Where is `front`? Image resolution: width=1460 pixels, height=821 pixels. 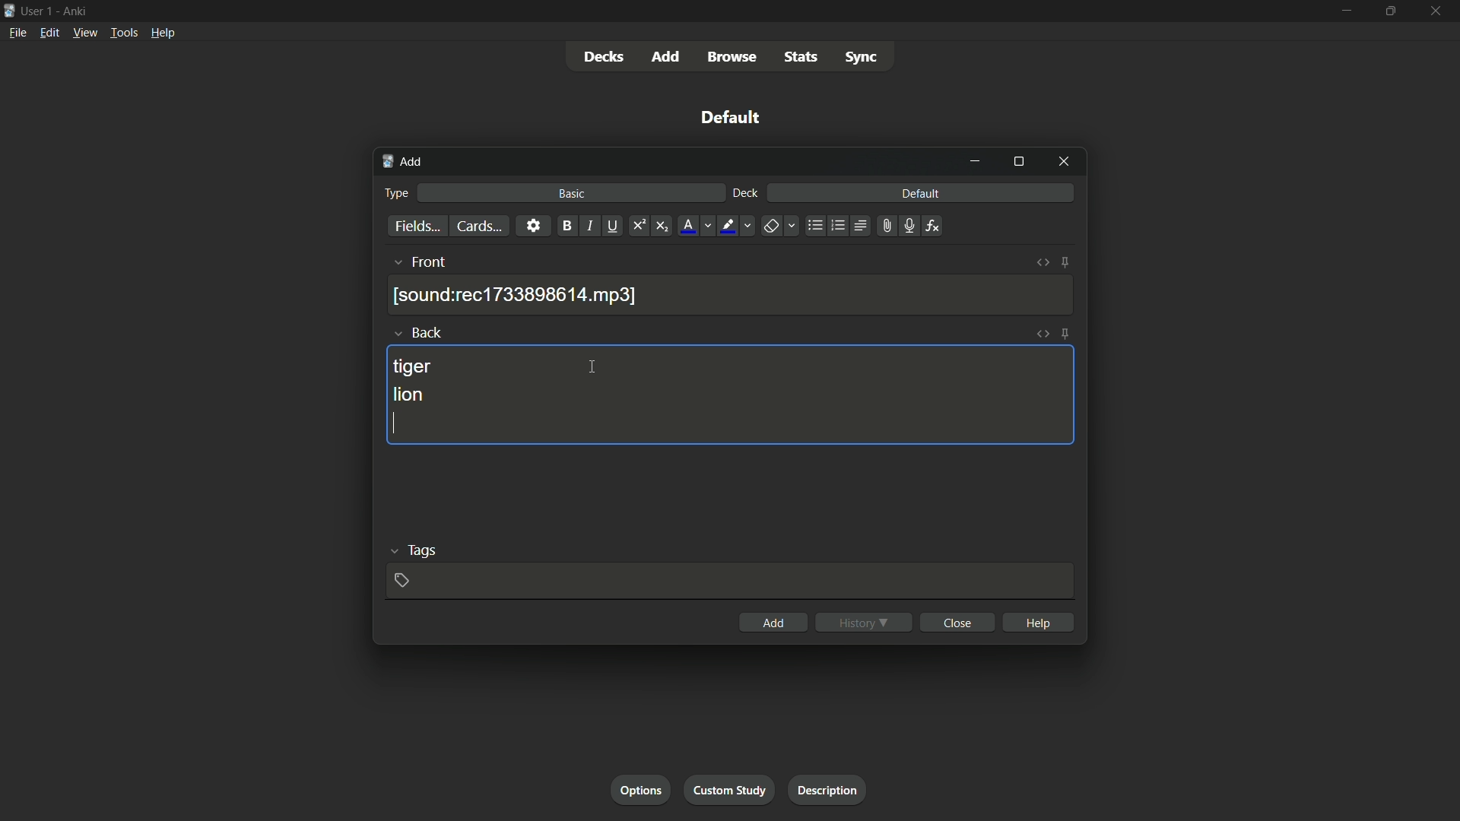
front is located at coordinates (430, 262).